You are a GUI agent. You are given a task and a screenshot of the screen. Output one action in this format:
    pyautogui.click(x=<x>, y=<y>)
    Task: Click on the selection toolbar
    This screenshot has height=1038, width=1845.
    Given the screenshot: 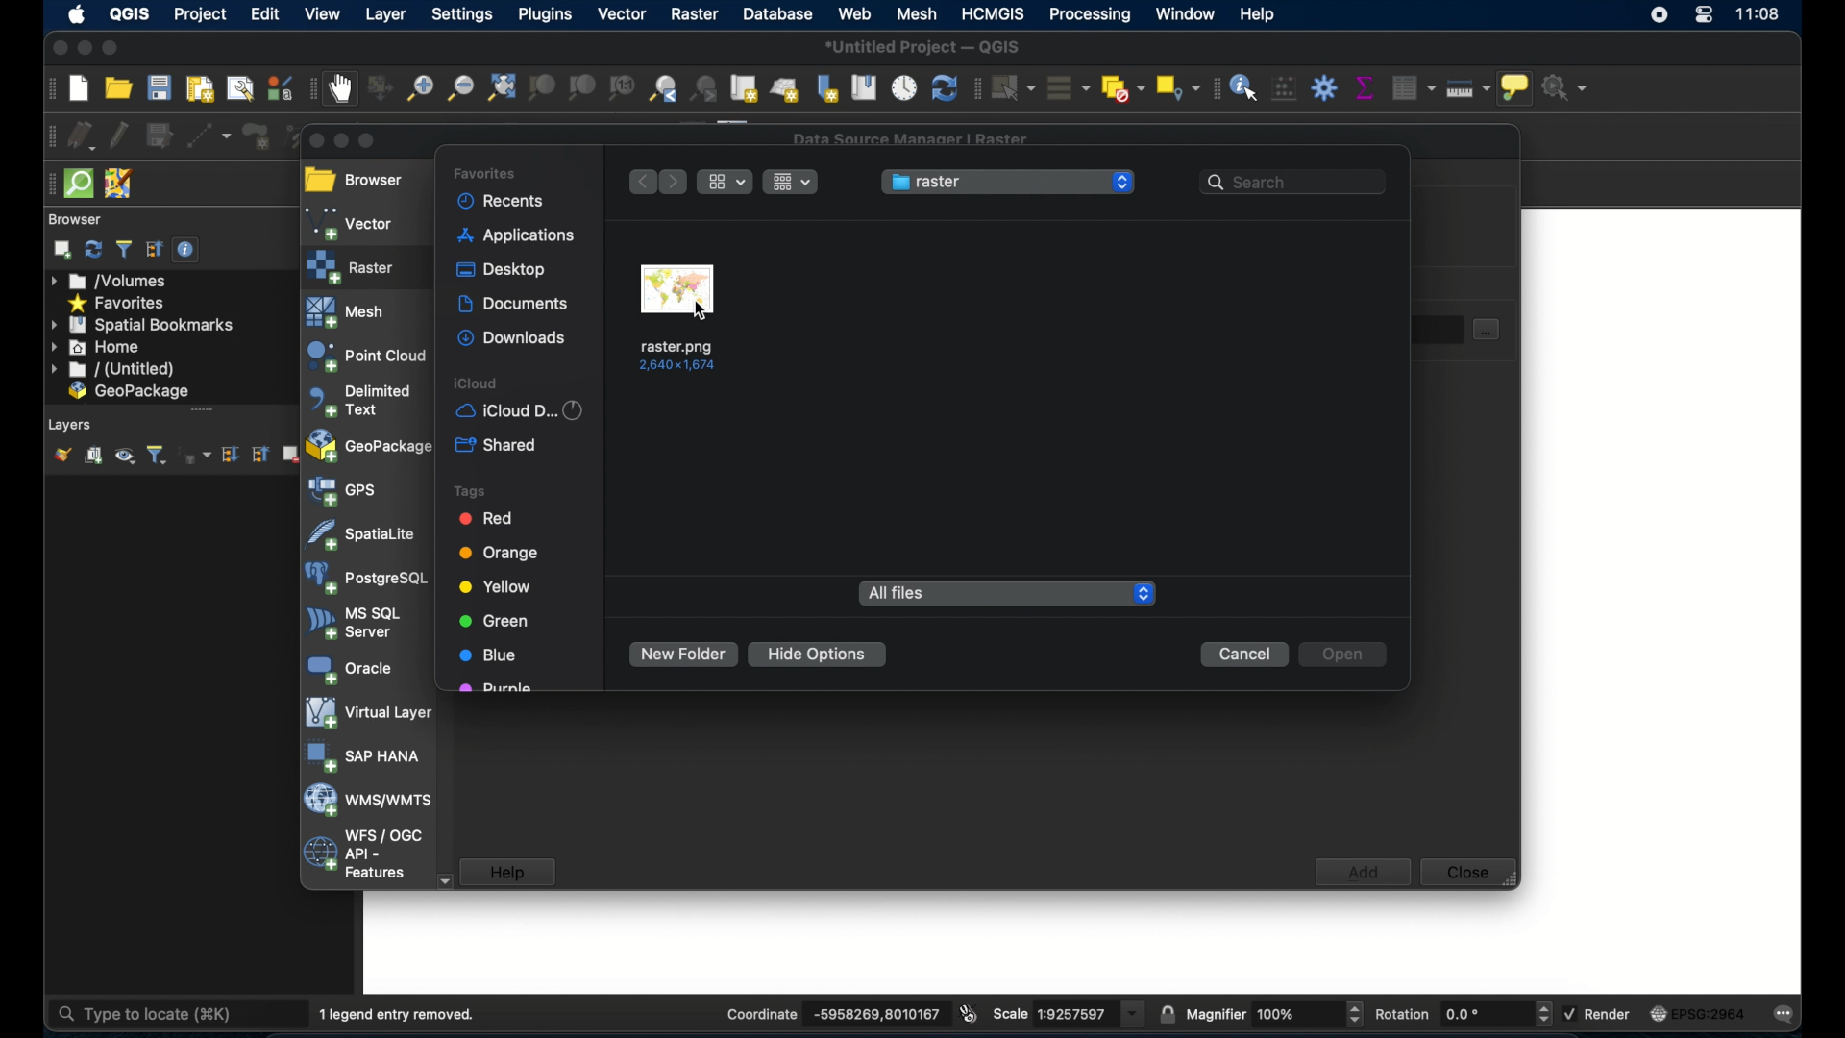 What is the action you would take?
    pyautogui.click(x=975, y=87)
    